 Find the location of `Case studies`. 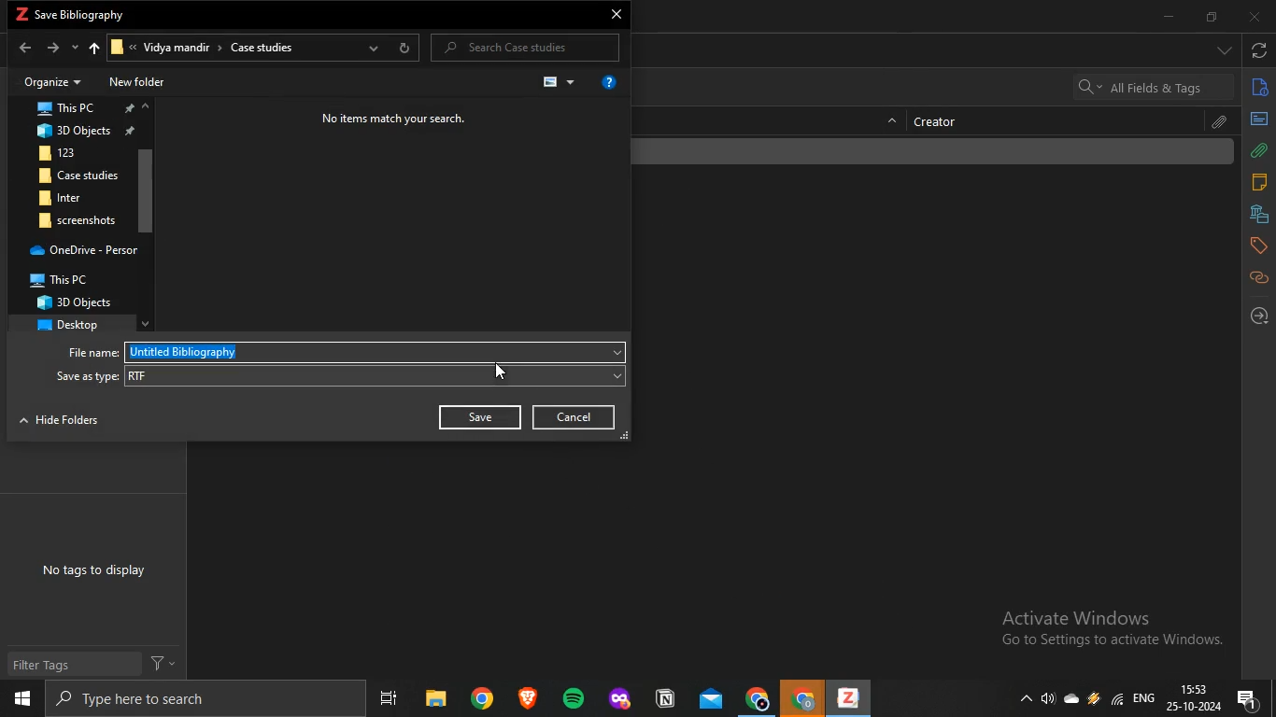

Case studies is located at coordinates (268, 48).